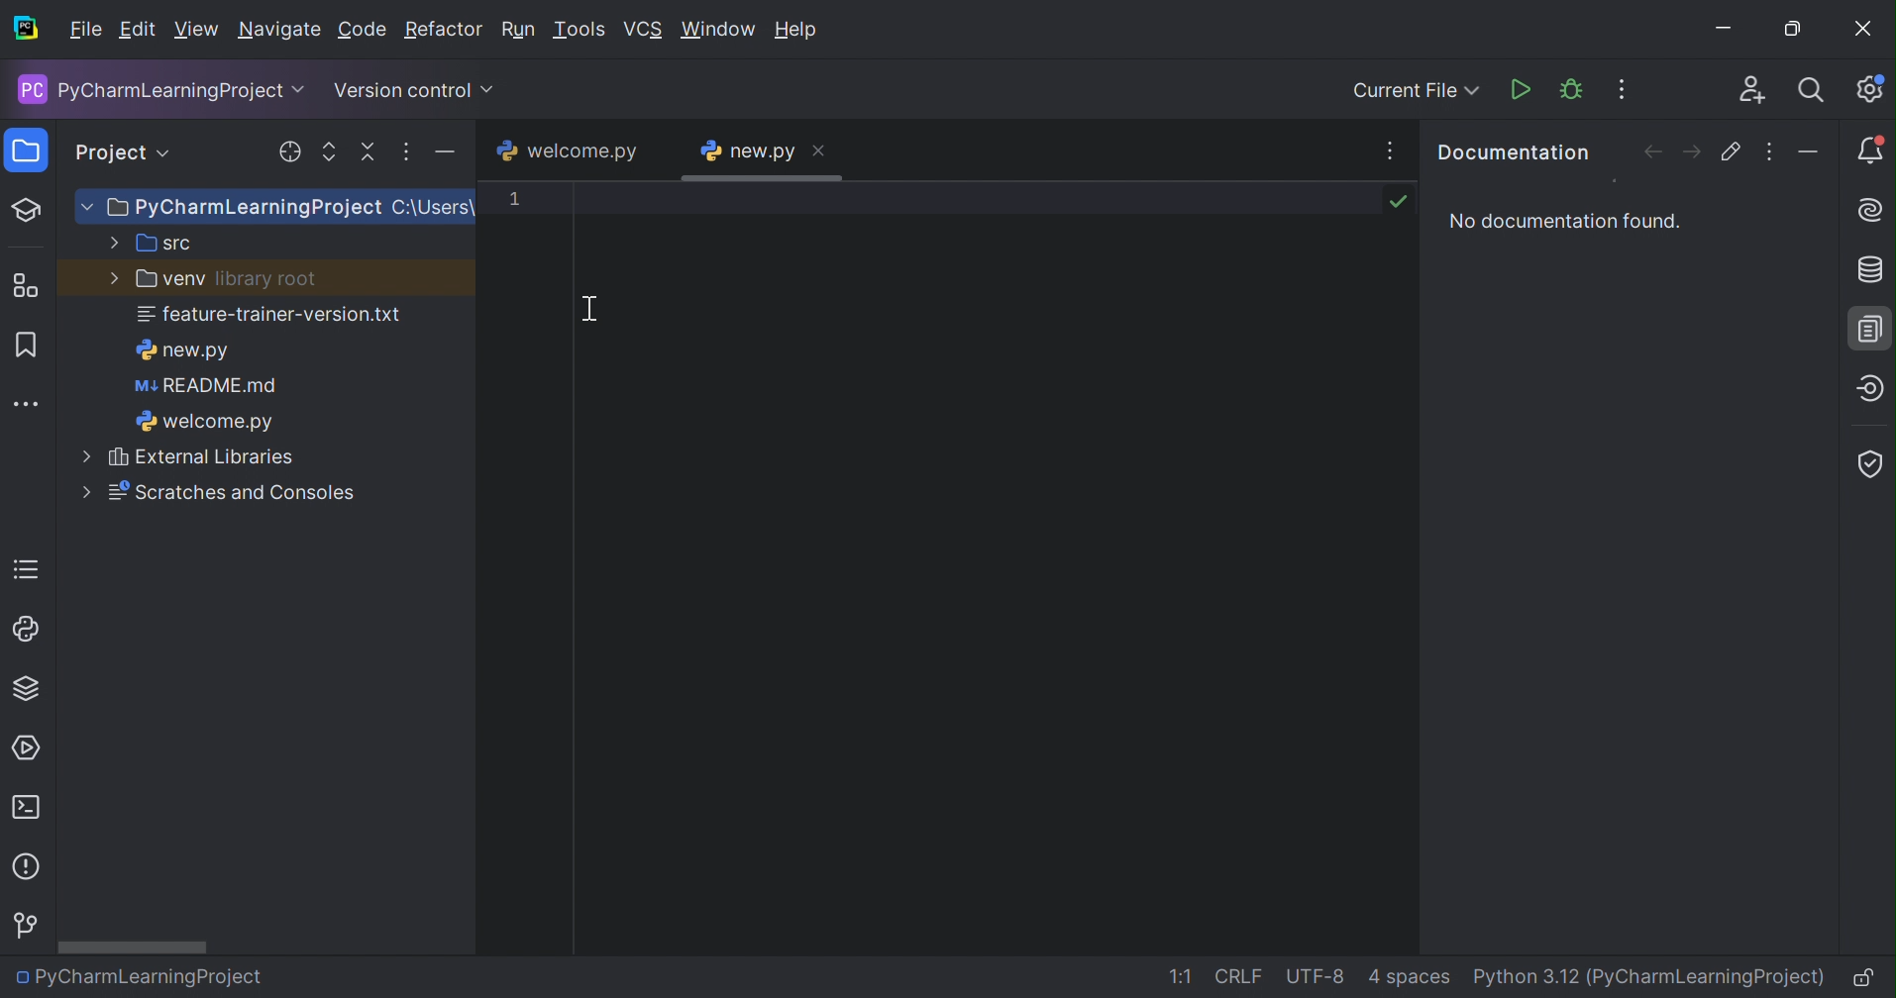 The height and width of the screenshot is (998, 1896). Describe the element at coordinates (1573, 89) in the screenshot. I see `Debug 'new.py'` at that location.